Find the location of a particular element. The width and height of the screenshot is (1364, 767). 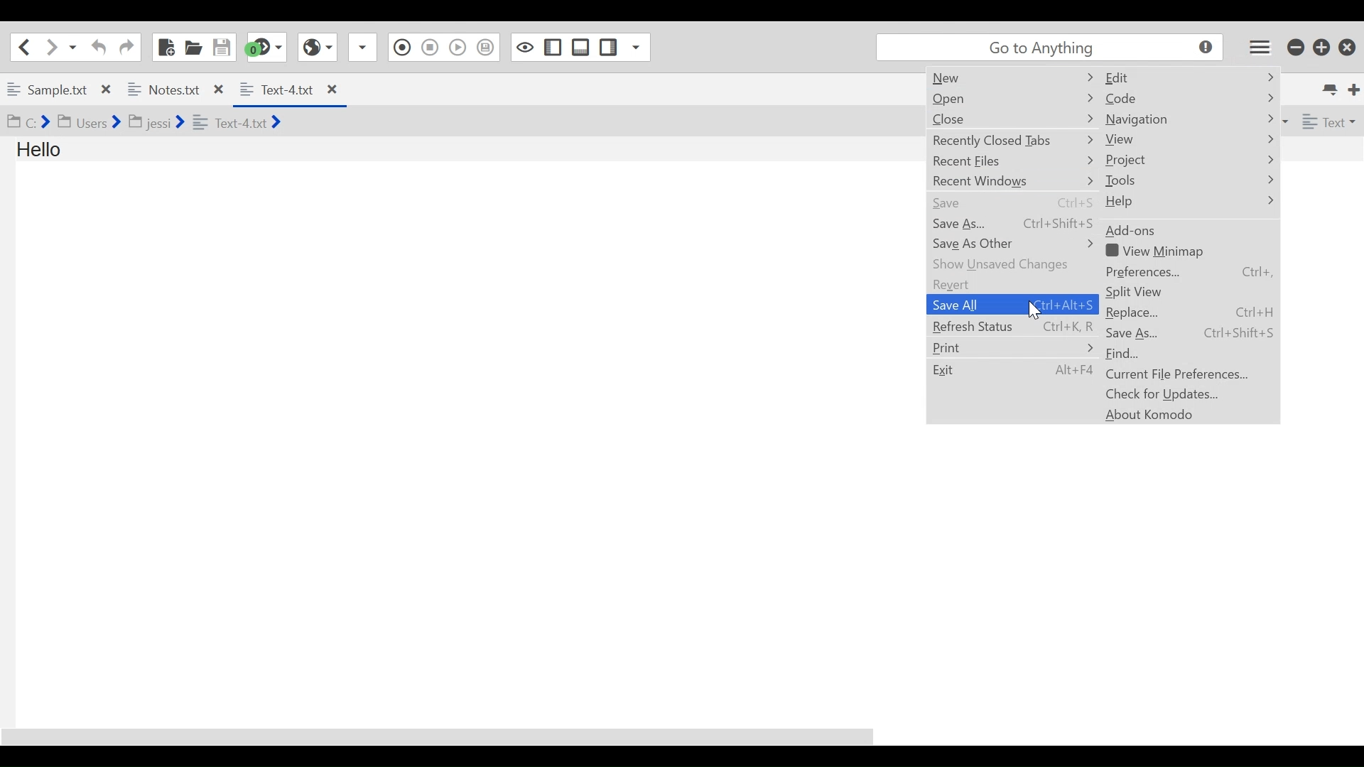

Print is located at coordinates (1013, 347).